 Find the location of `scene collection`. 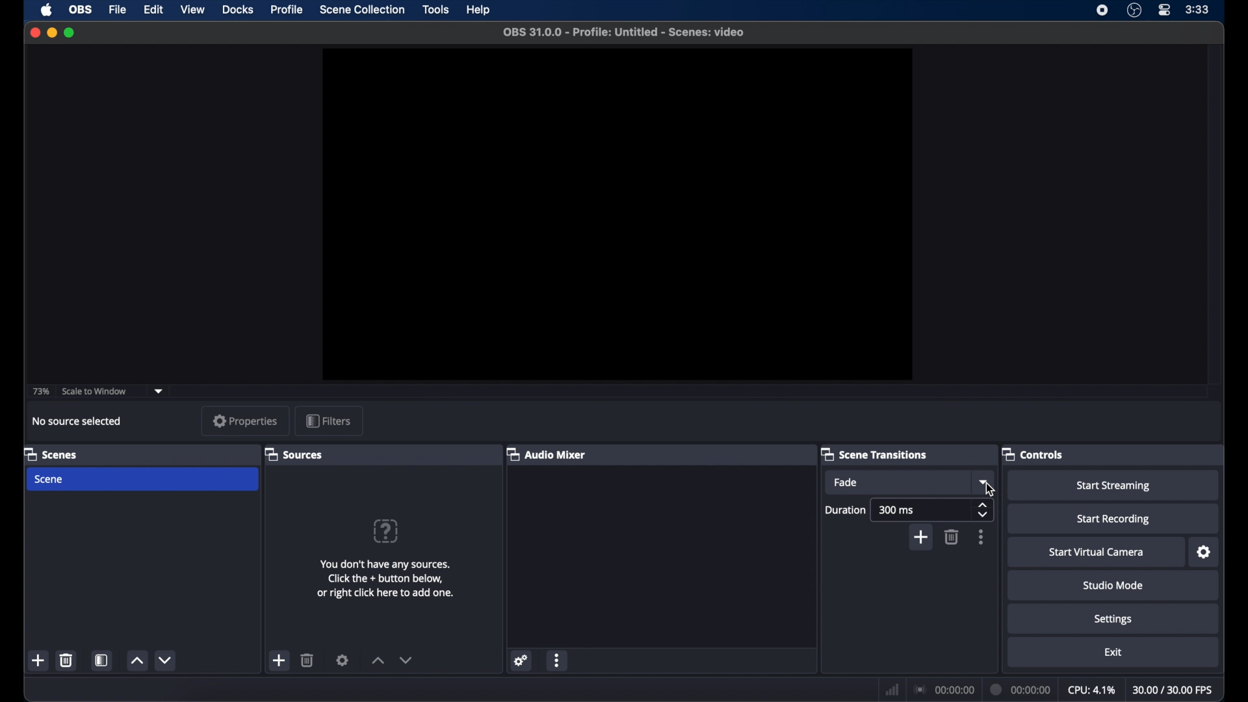

scene collection is located at coordinates (362, 9).